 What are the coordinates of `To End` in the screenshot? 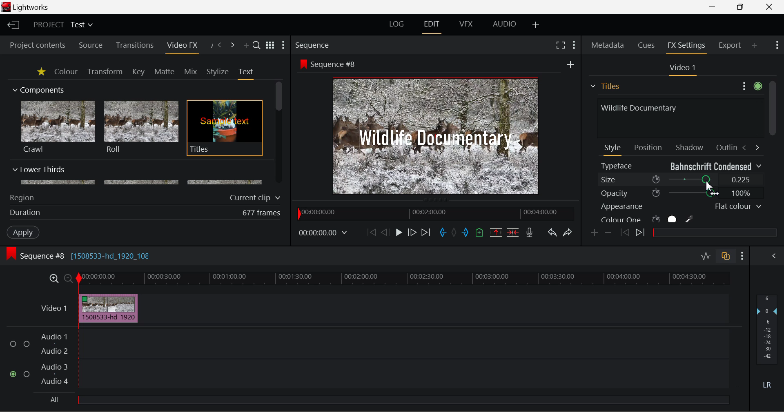 It's located at (426, 234).